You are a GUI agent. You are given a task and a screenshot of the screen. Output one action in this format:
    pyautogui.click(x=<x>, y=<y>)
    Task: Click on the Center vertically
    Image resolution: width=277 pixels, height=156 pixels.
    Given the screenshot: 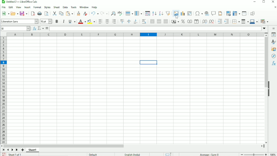 What is the action you would take?
    pyautogui.click(x=128, y=21)
    